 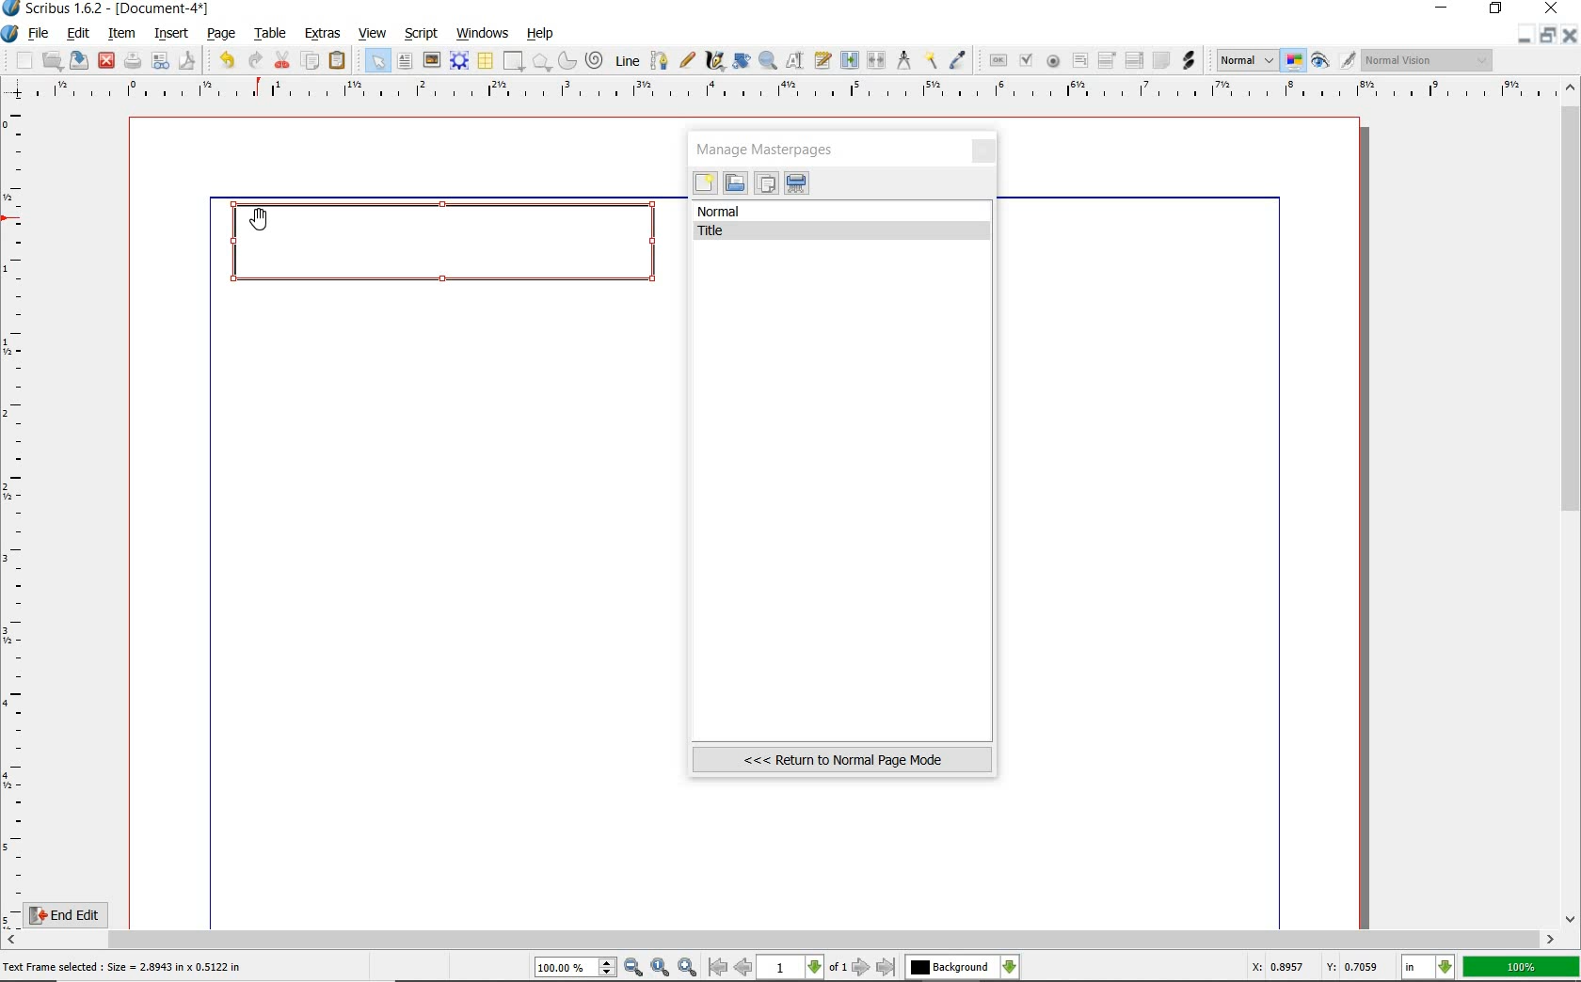 I want to click on delete the selected masterpages, so click(x=797, y=183).